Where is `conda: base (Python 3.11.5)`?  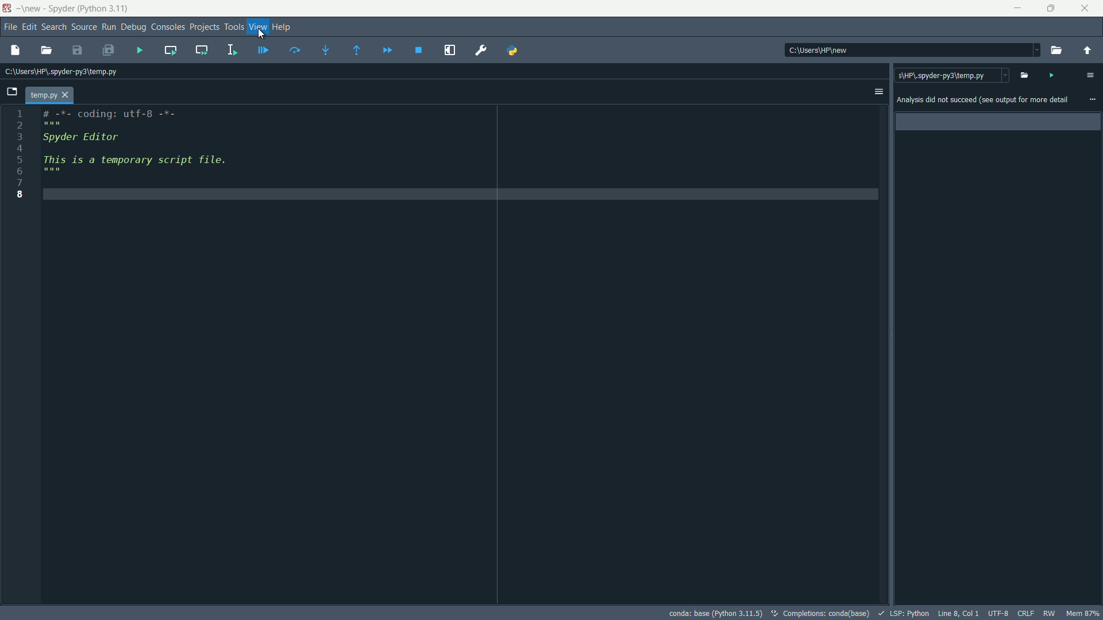
conda: base (Python 3.11.5) is located at coordinates (714, 613).